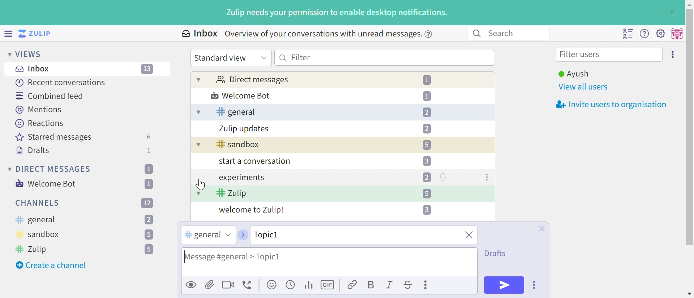 This screenshot has height=298, width=694. What do you see at coordinates (426, 193) in the screenshot?
I see `5` at bounding box center [426, 193].